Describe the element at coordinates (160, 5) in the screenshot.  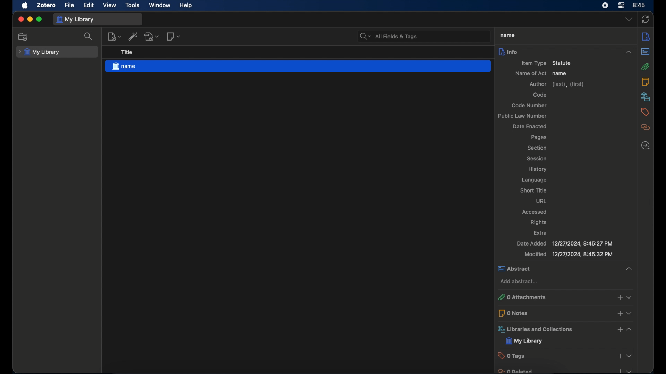
I see `window` at that location.